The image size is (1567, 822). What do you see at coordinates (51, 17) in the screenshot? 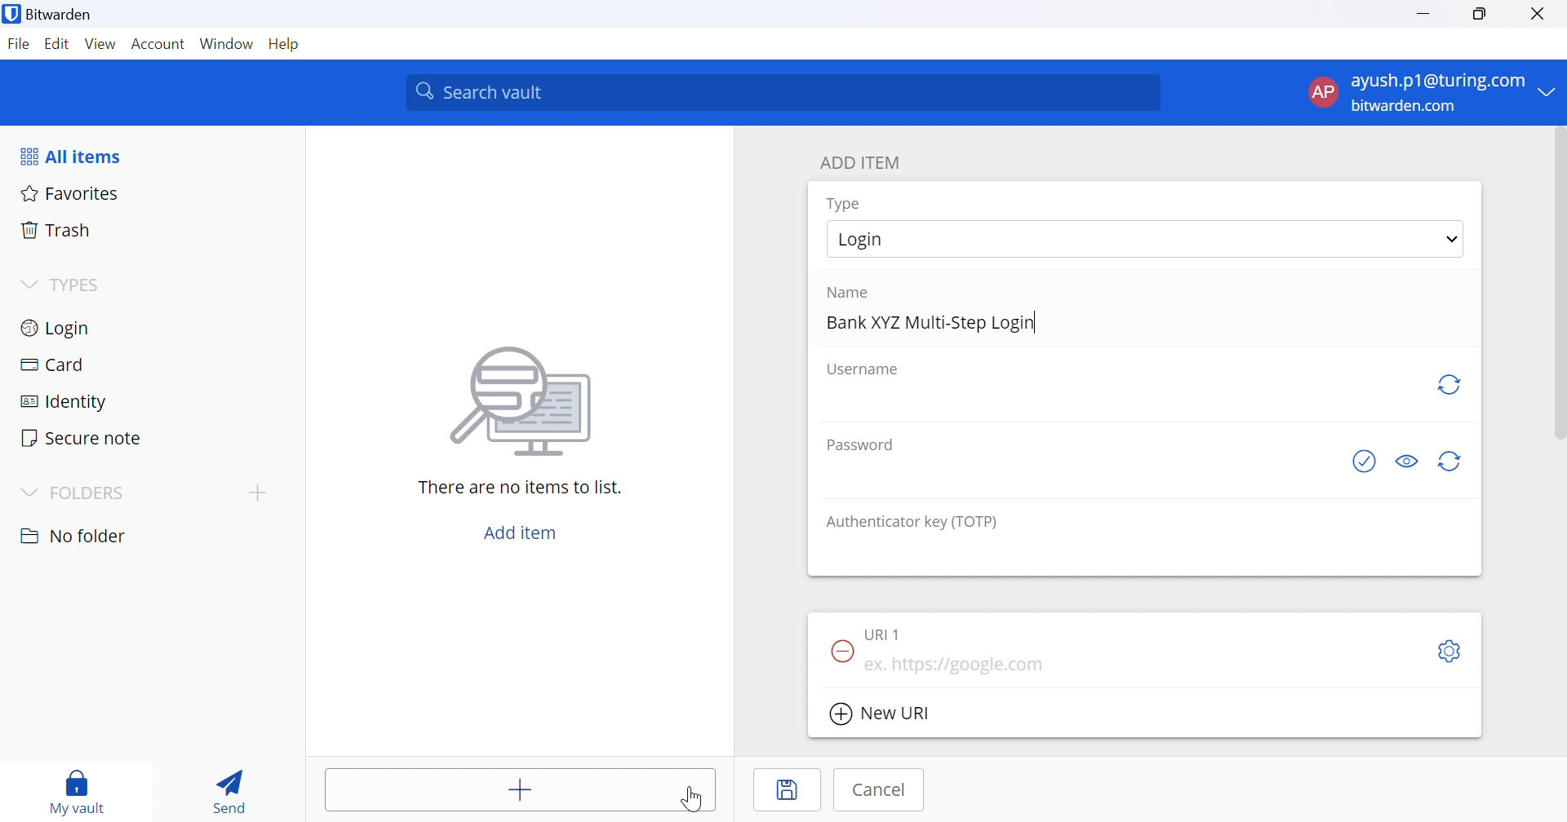
I see `Bitwarden` at bounding box center [51, 17].